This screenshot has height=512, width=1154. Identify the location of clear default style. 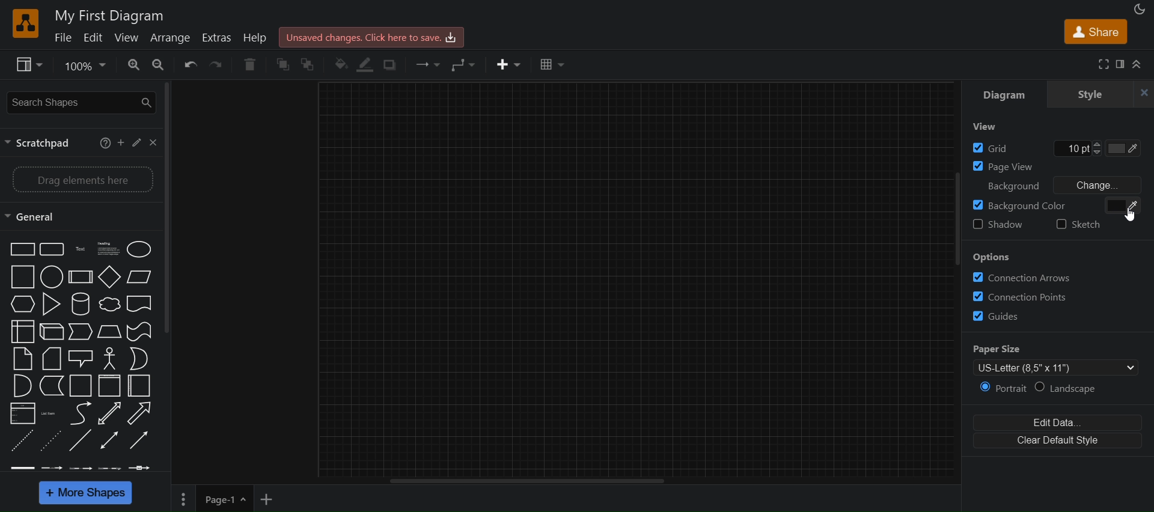
(1060, 442).